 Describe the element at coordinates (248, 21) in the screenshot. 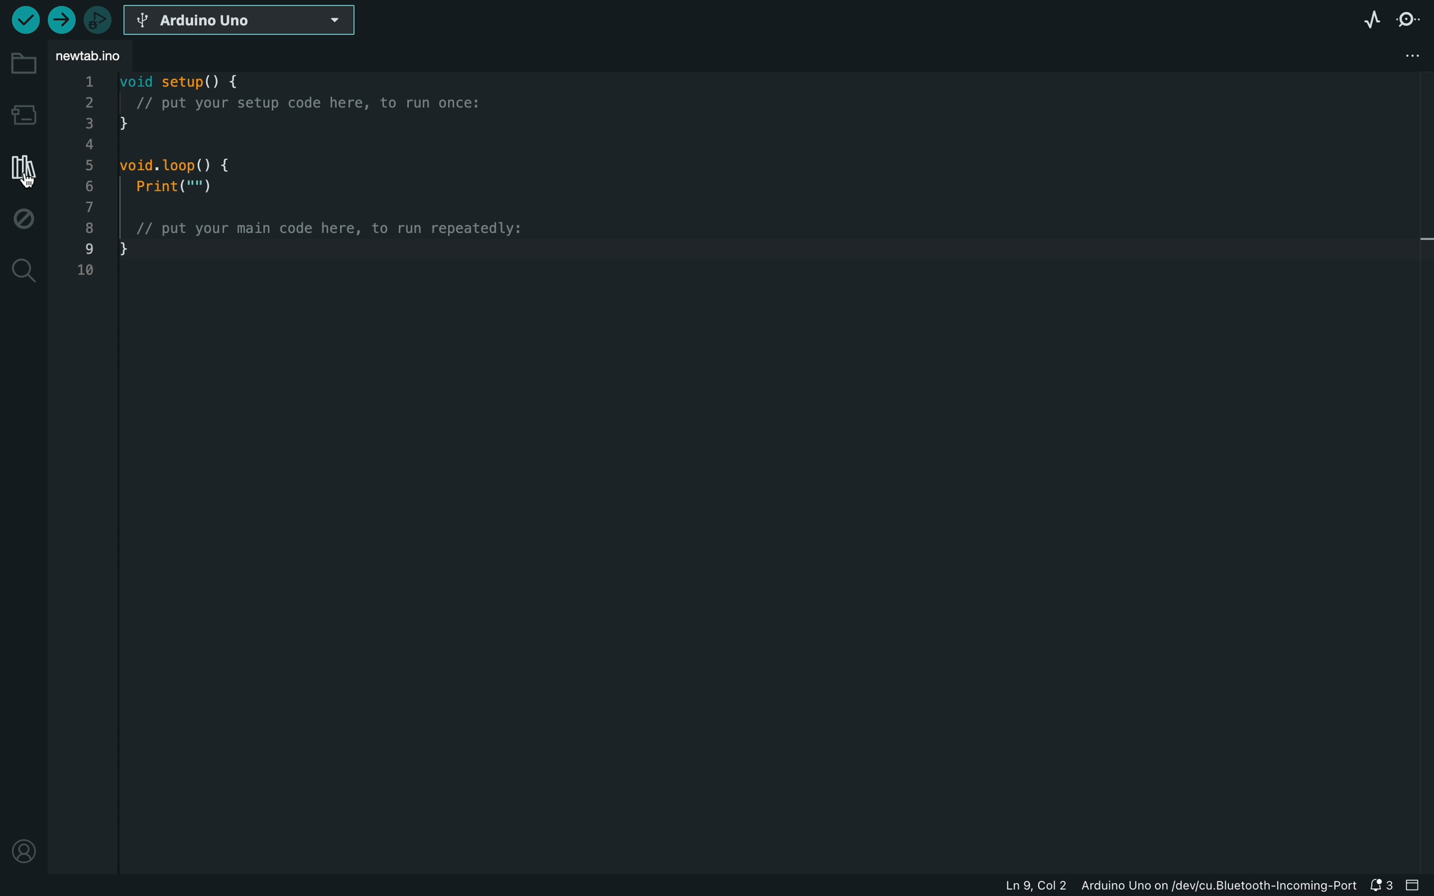

I see `board selecter` at that location.